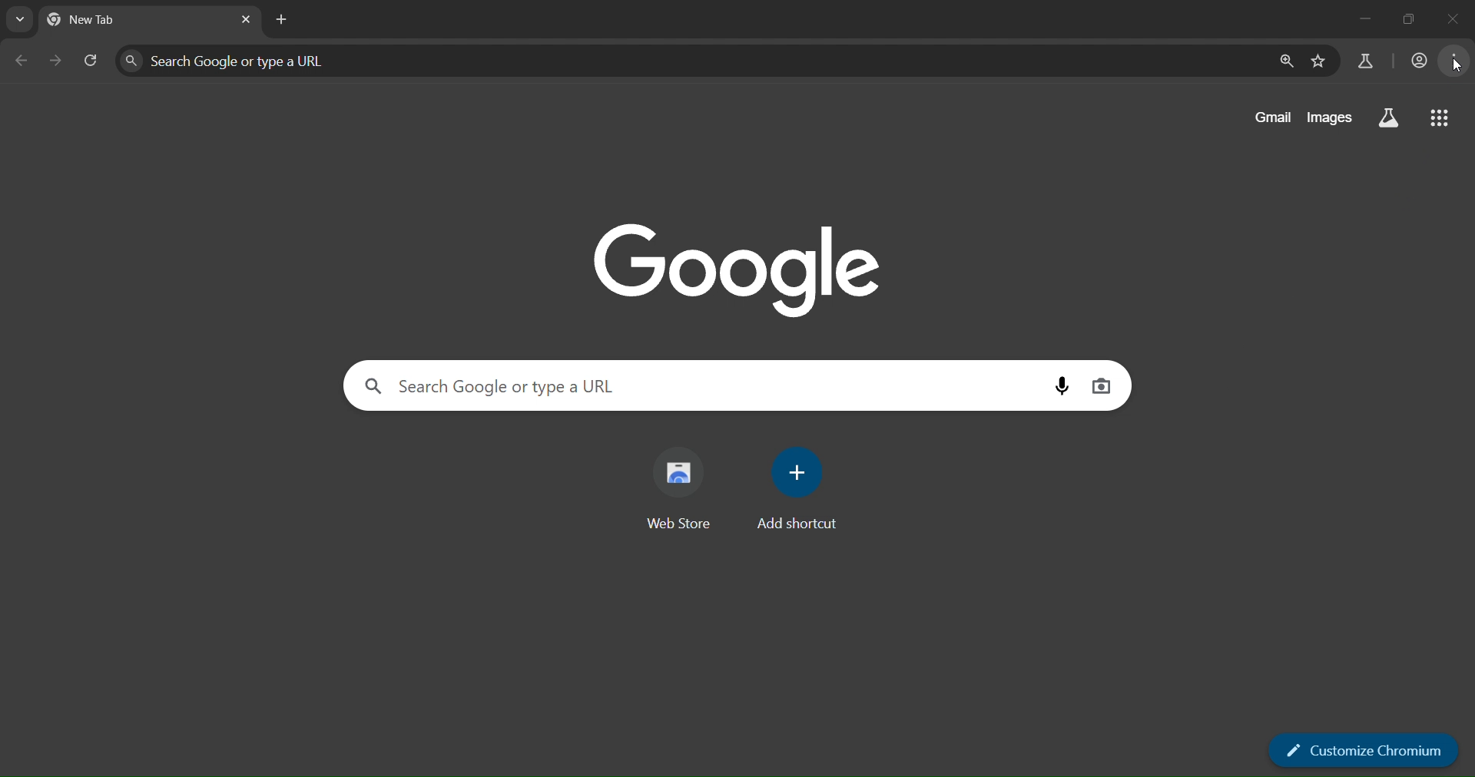 This screenshot has height=777, width=1475. Describe the element at coordinates (19, 21) in the screenshot. I see `search tabs` at that location.